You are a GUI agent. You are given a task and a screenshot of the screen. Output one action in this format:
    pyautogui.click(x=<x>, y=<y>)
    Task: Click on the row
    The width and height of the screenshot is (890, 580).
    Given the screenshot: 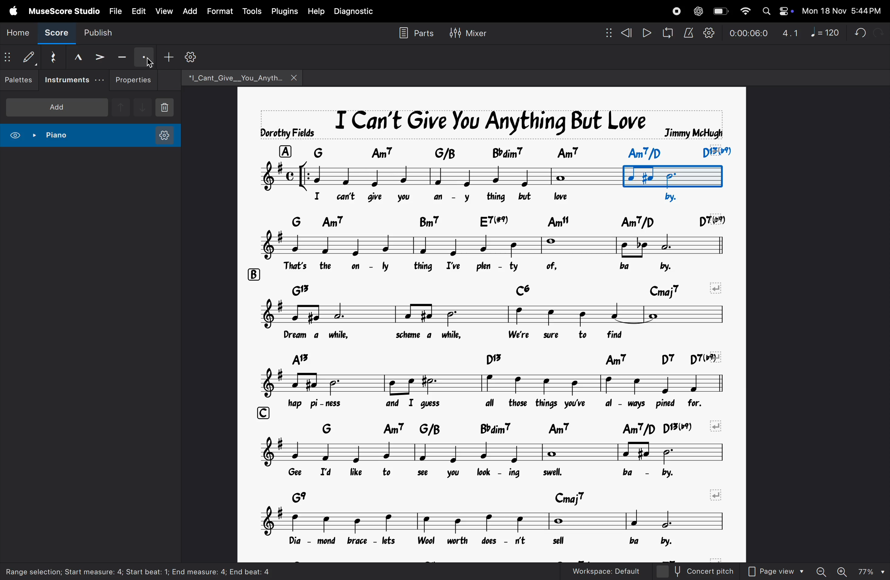 What is the action you would take?
    pyautogui.click(x=261, y=413)
    